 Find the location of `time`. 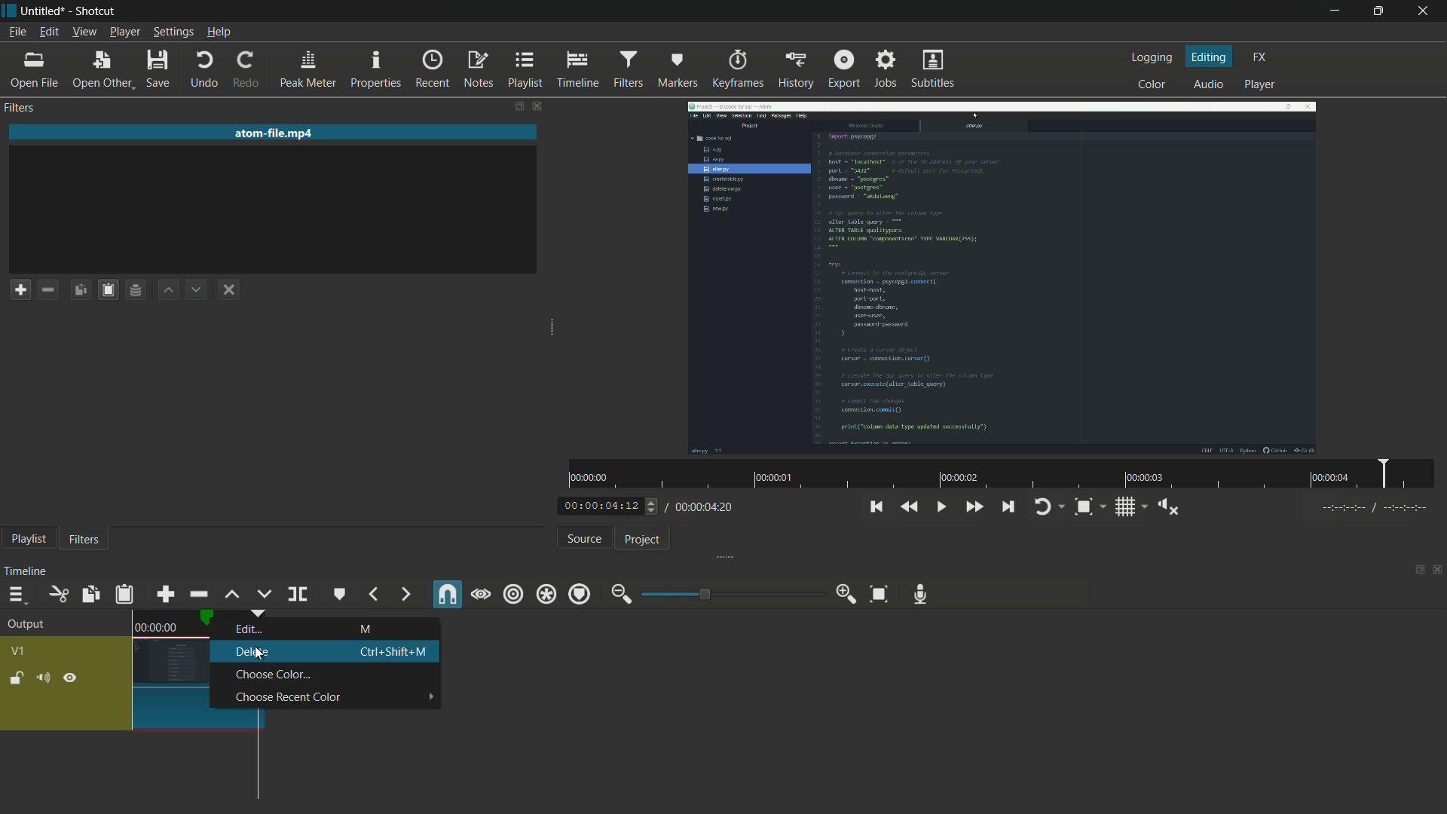

time is located at coordinates (1006, 476).